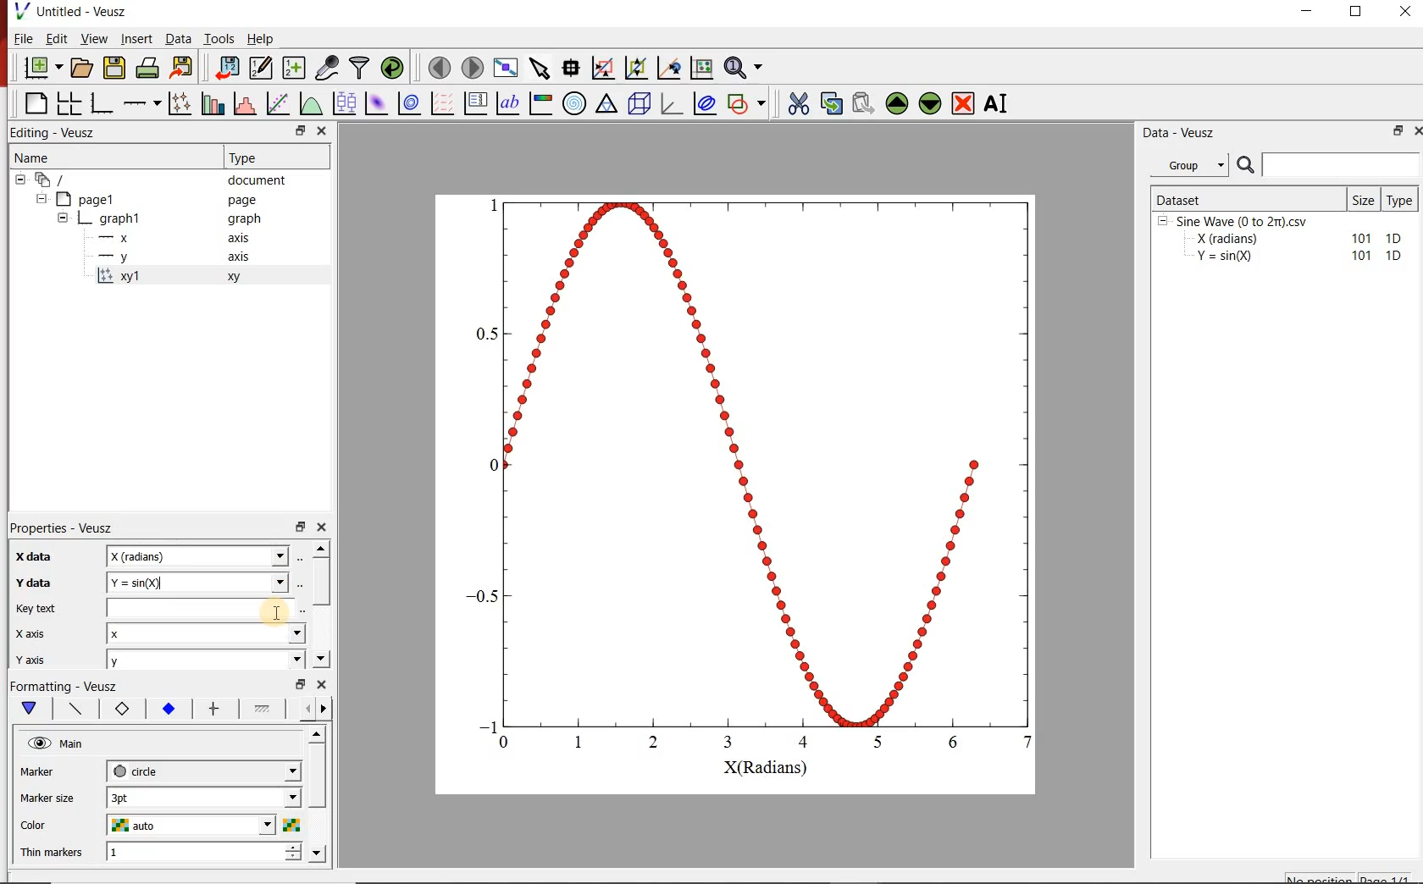 This screenshot has width=1423, height=884. What do you see at coordinates (177, 38) in the screenshot?
I see `Data` at bounding box center [177, 38].